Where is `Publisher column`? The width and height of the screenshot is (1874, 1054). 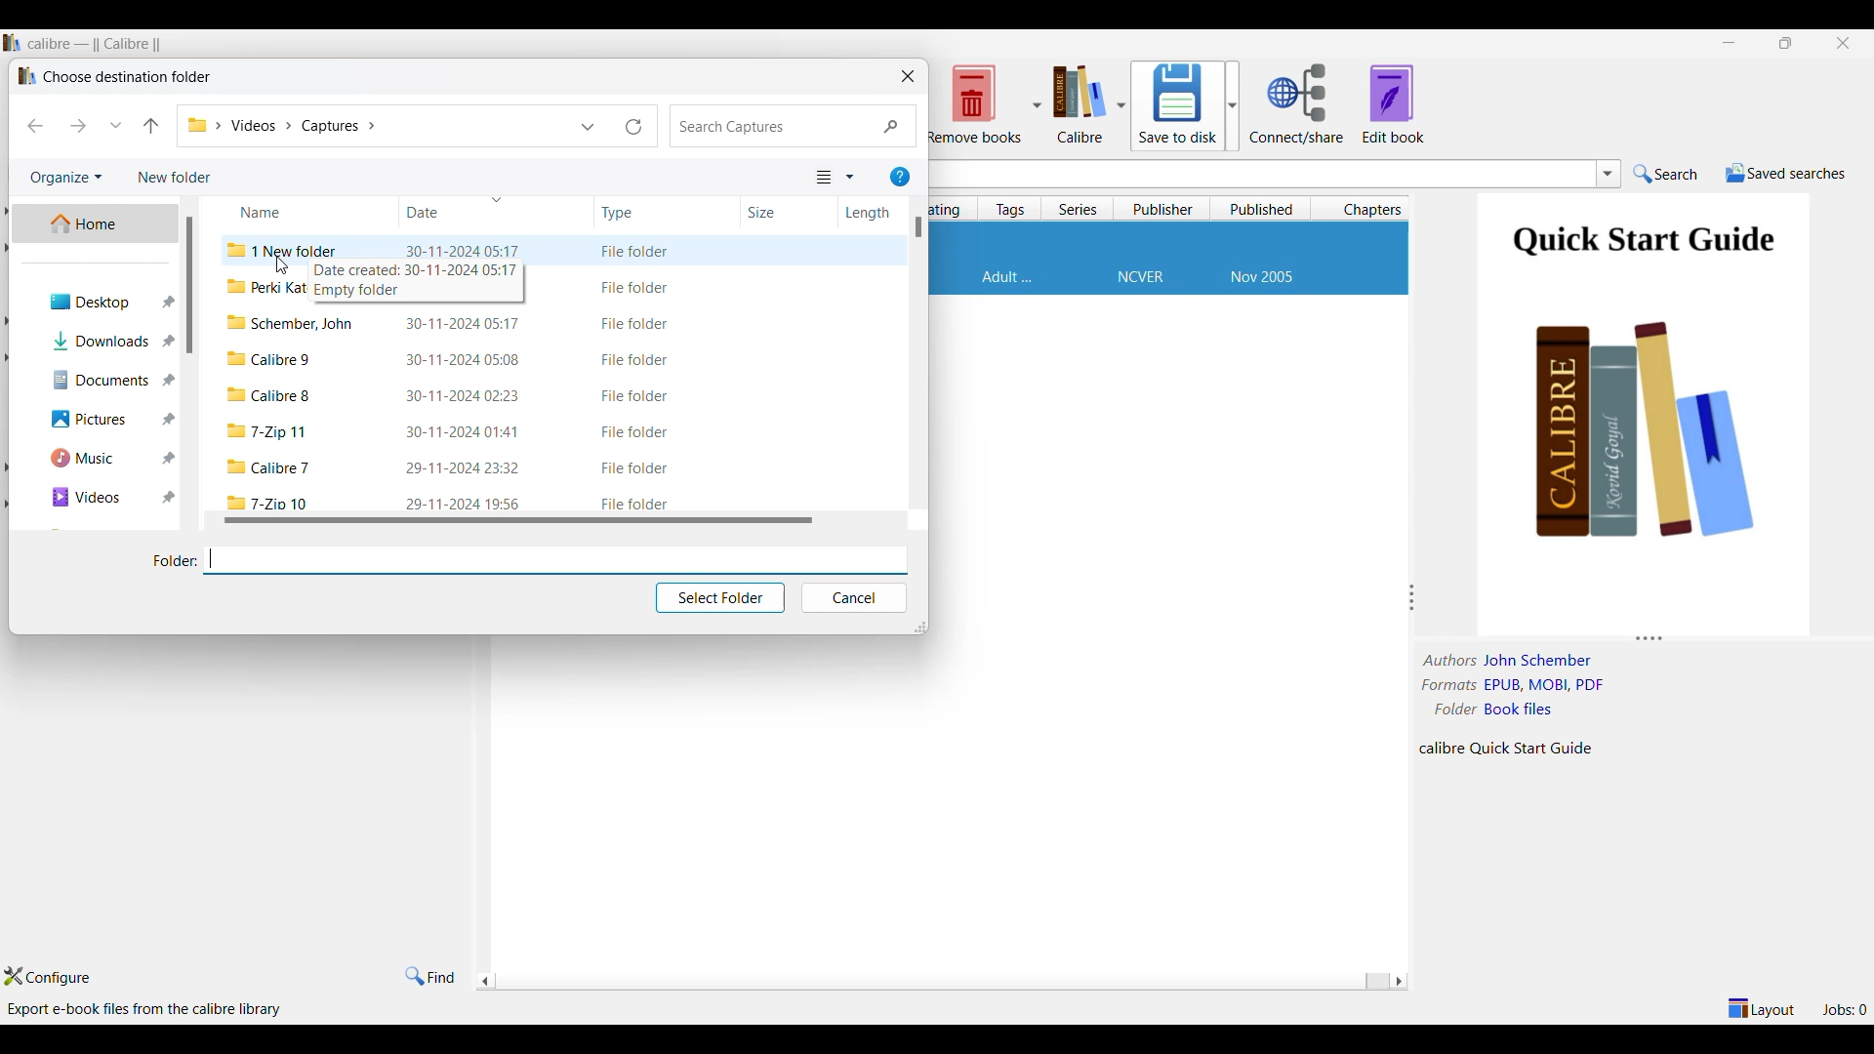
Publisher column is located at coordinates (1164, 208).